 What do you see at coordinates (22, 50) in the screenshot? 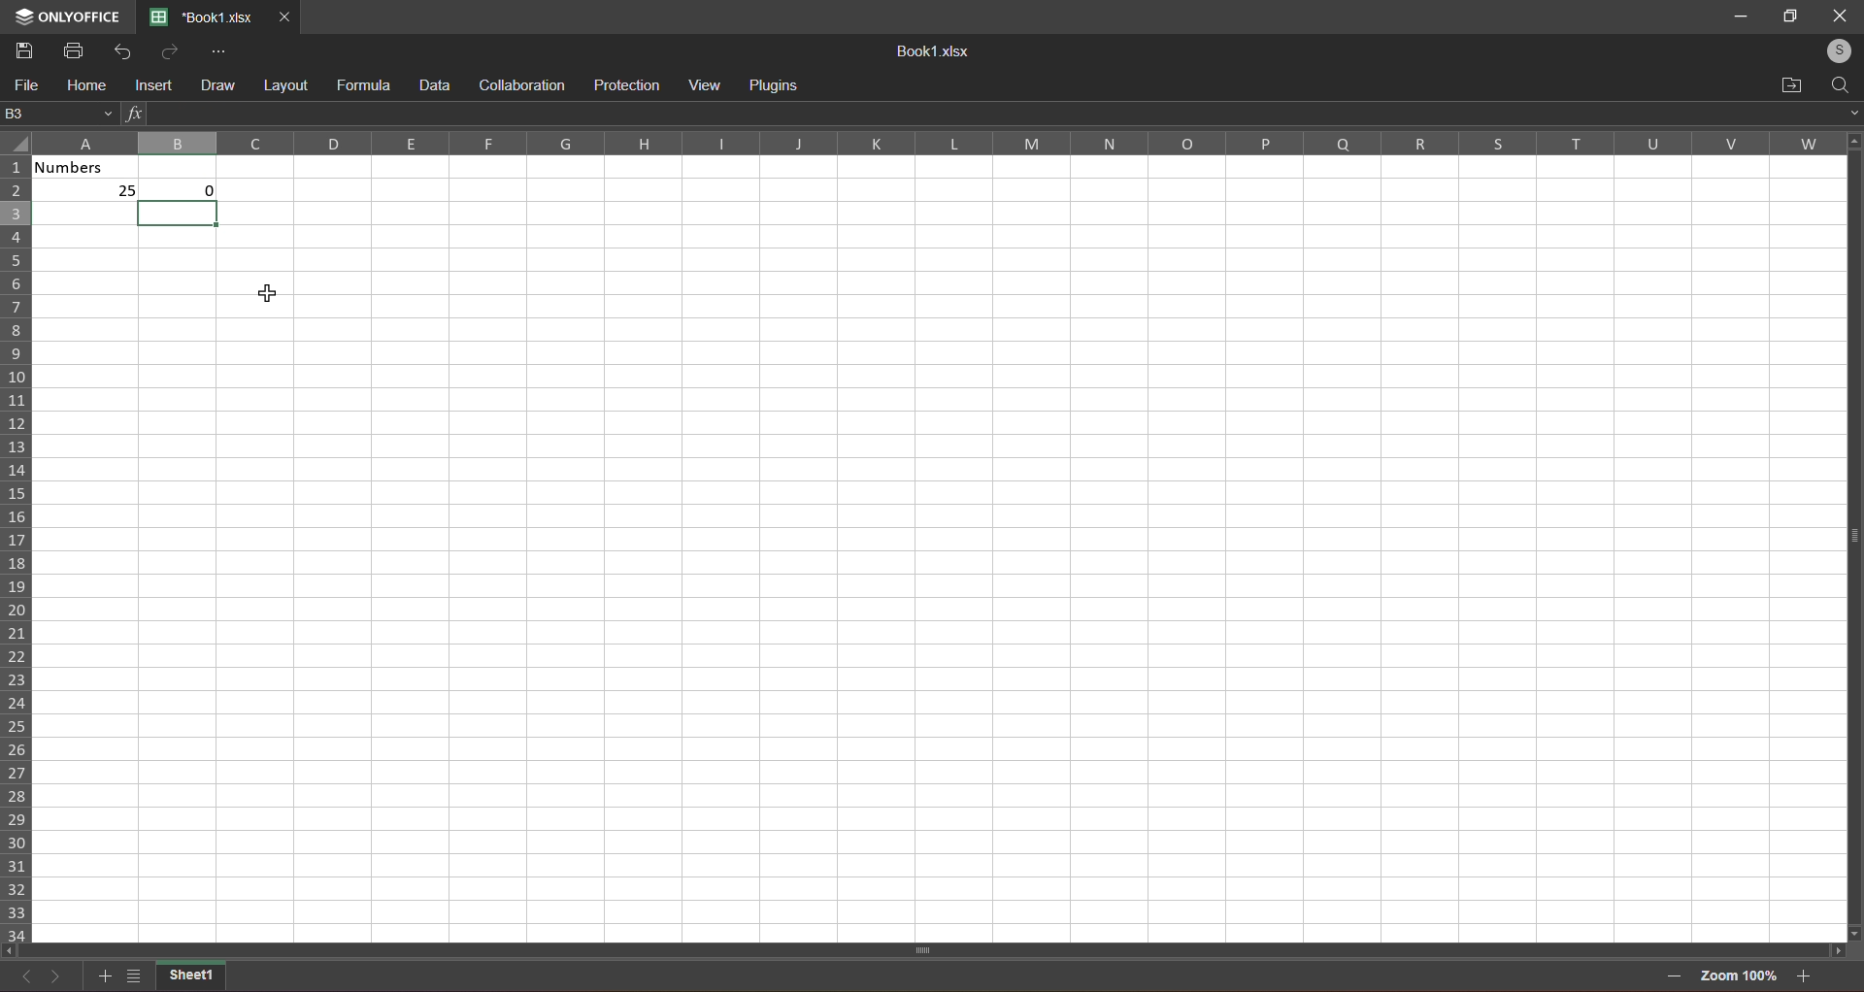
I see `save` at bounding box center [22, 50].